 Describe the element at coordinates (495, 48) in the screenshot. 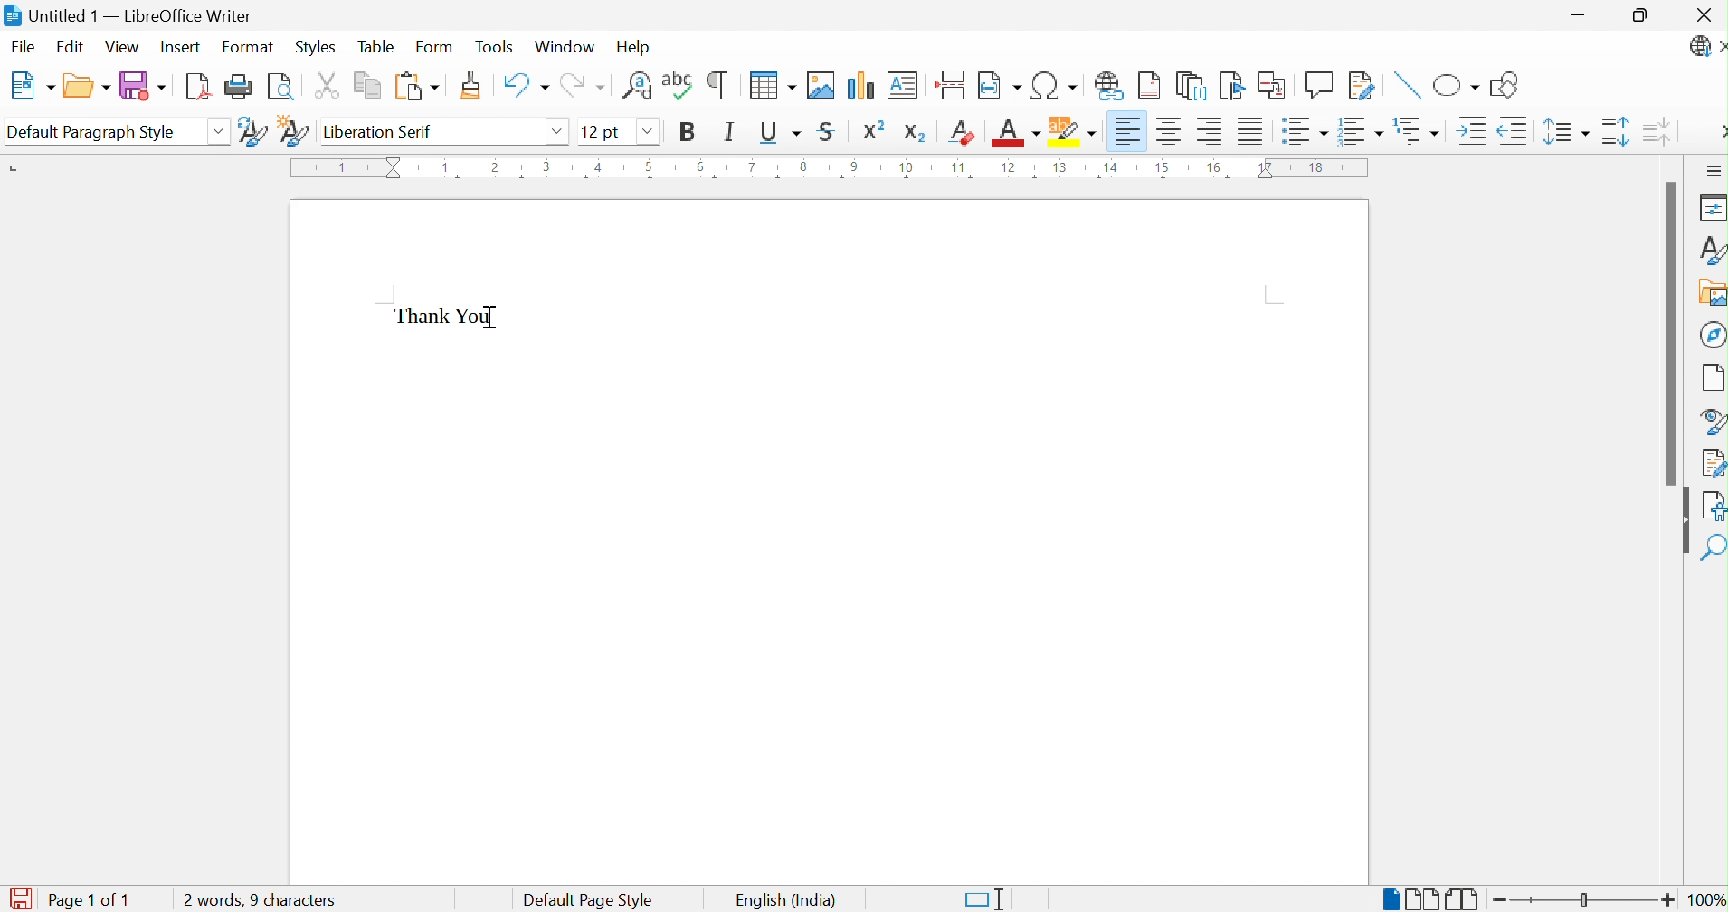

I see `Tools` at that location.